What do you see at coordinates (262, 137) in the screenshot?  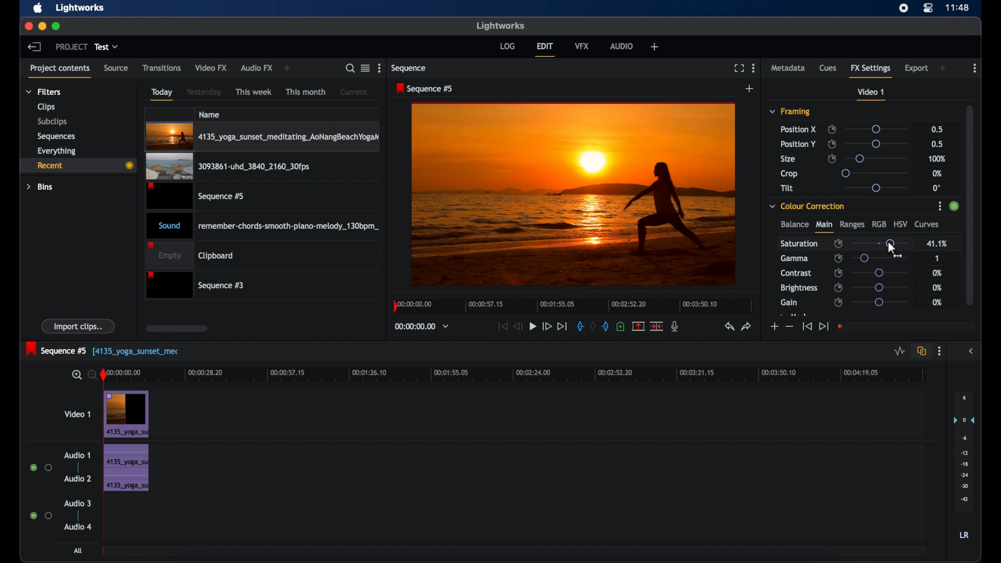 I see `video clip highlighted` at bounding box center [262, 137].